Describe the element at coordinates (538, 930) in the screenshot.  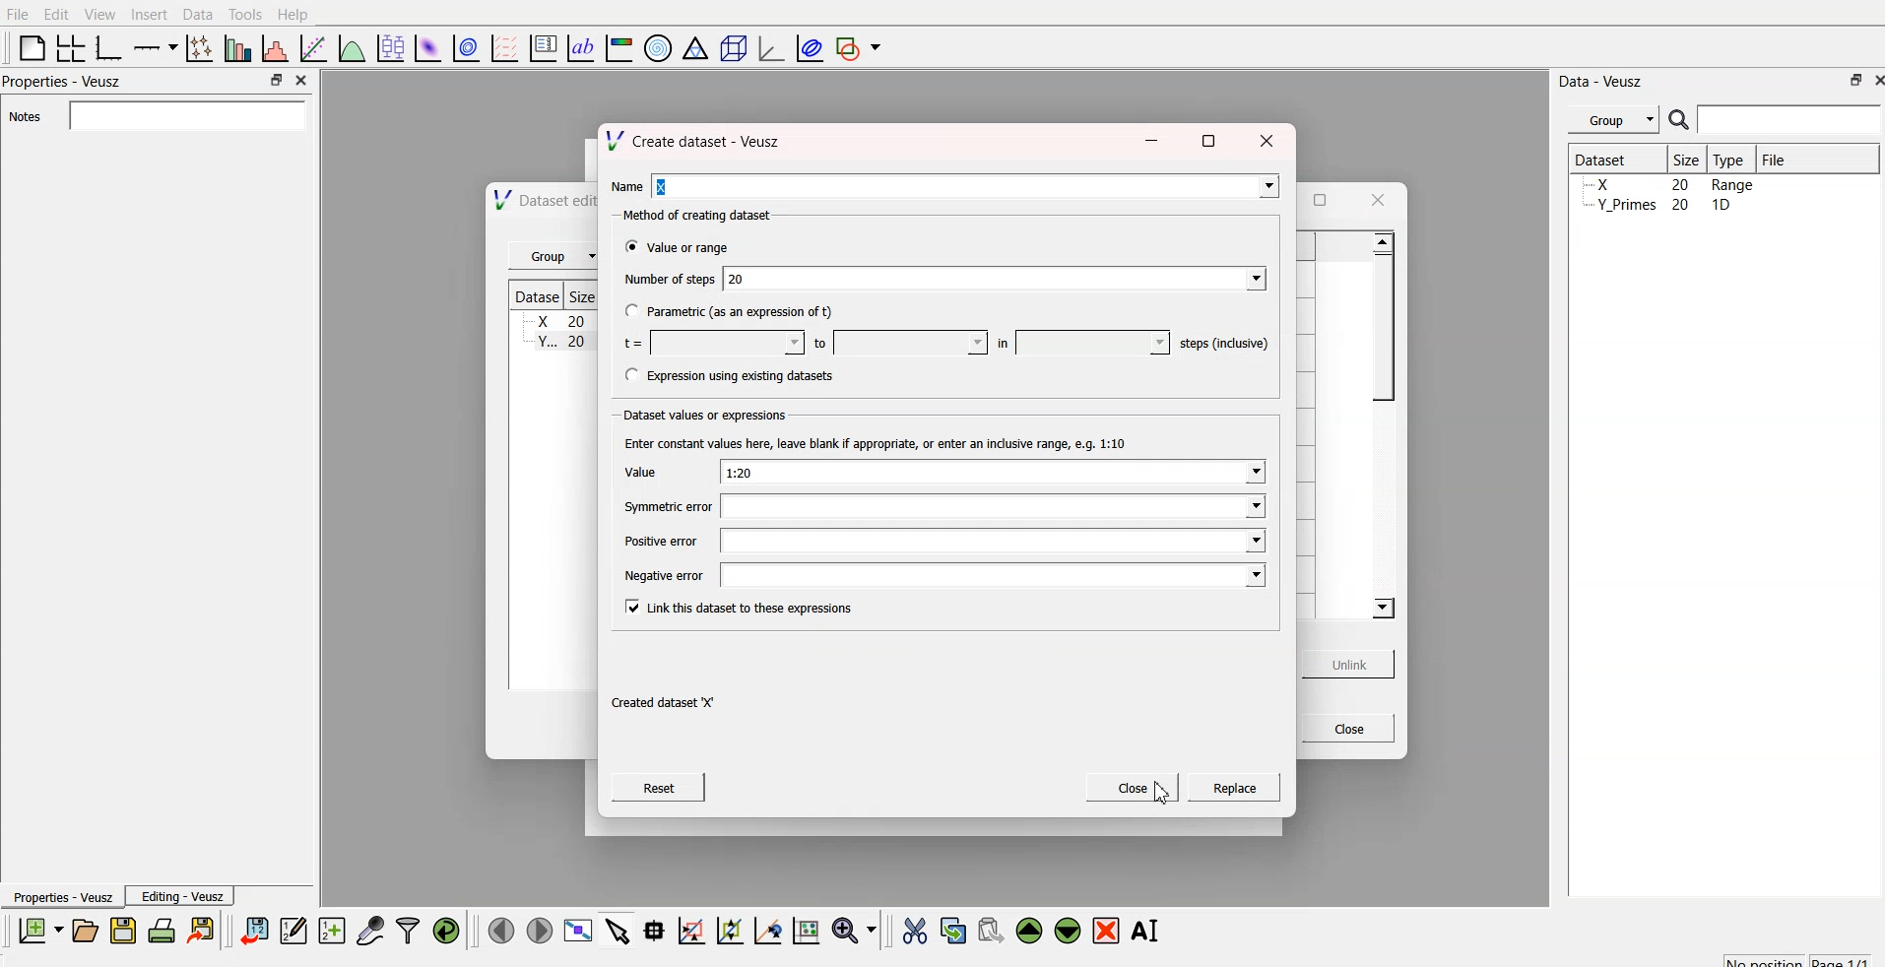
I see `move to the next page` at that location.